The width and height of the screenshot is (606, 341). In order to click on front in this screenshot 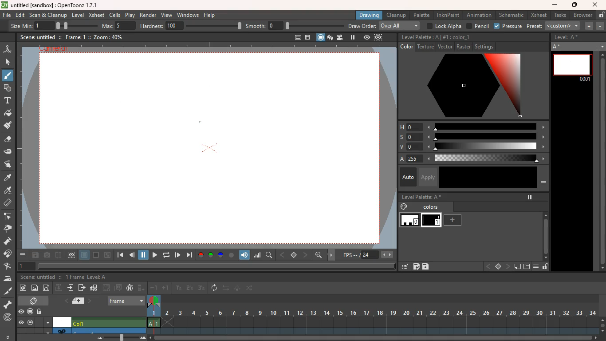, I will do `click(509, 266)`.